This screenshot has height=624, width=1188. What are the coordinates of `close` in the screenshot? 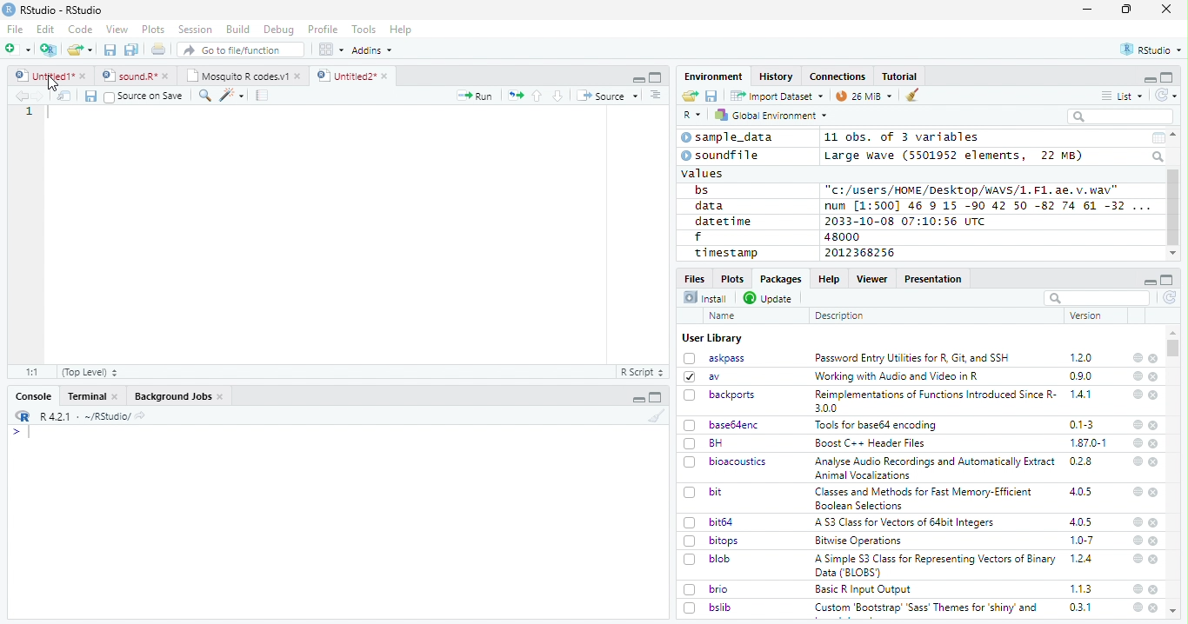 It's located at (1154, 589).